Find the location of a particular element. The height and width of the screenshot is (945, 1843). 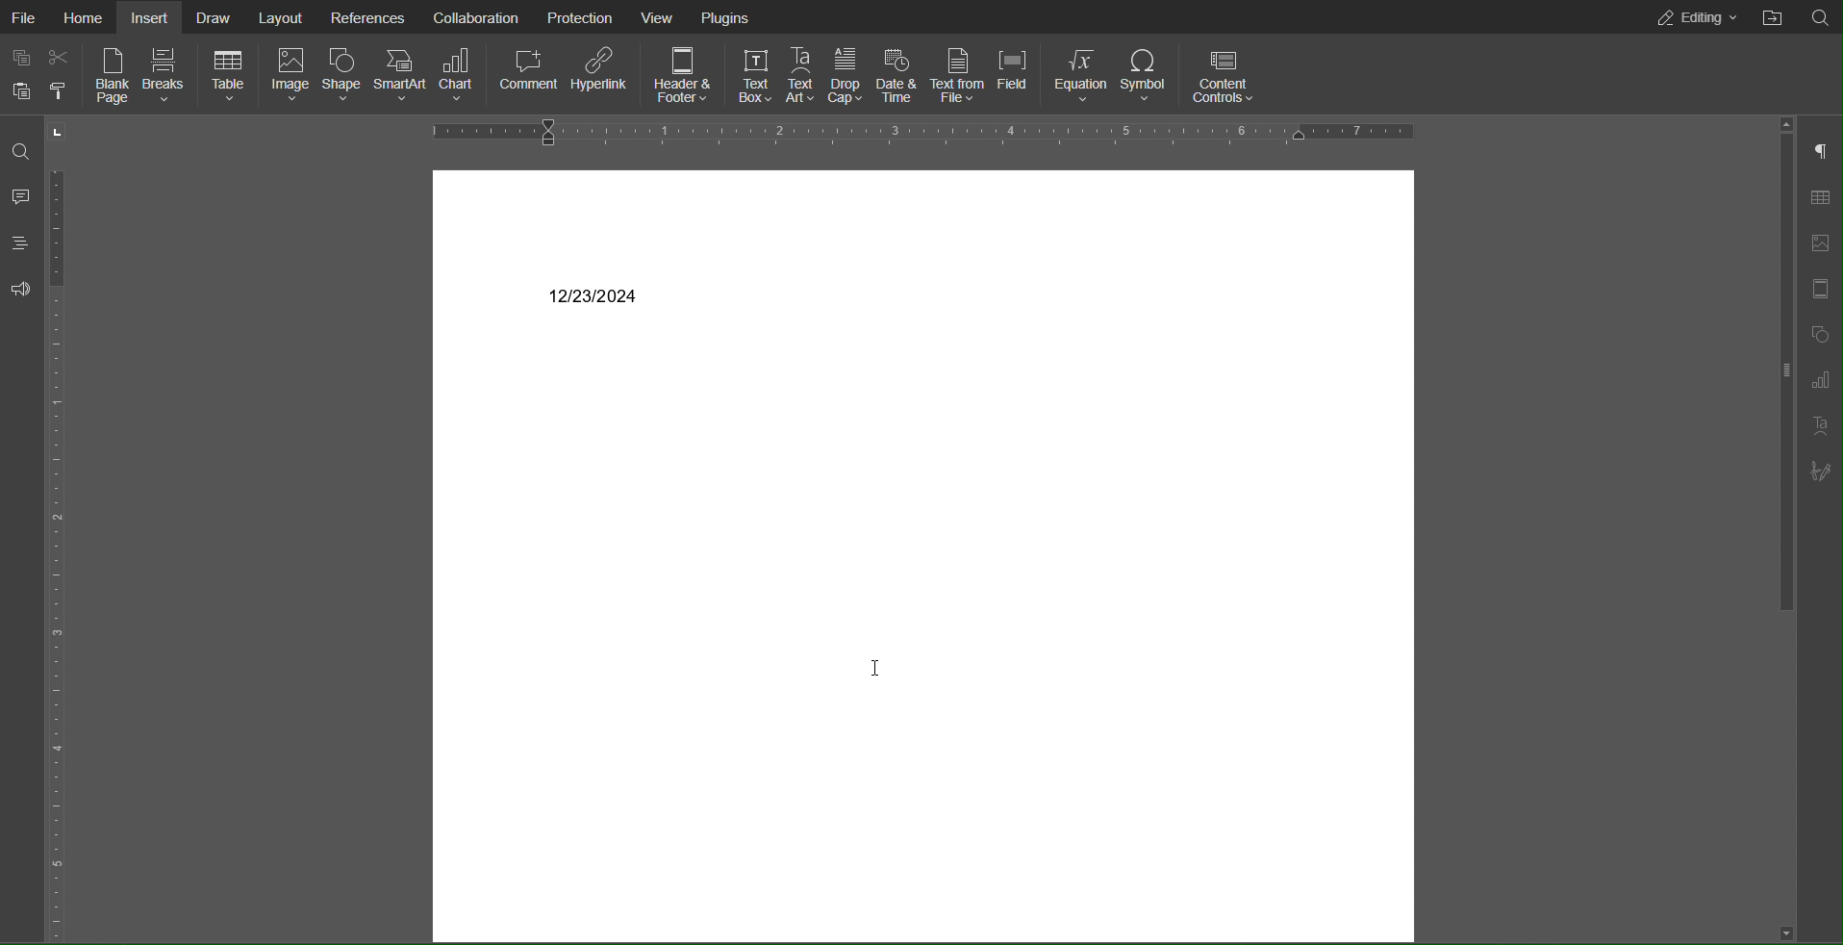

Horizontal Ruler is located at coordinates (913, 132).